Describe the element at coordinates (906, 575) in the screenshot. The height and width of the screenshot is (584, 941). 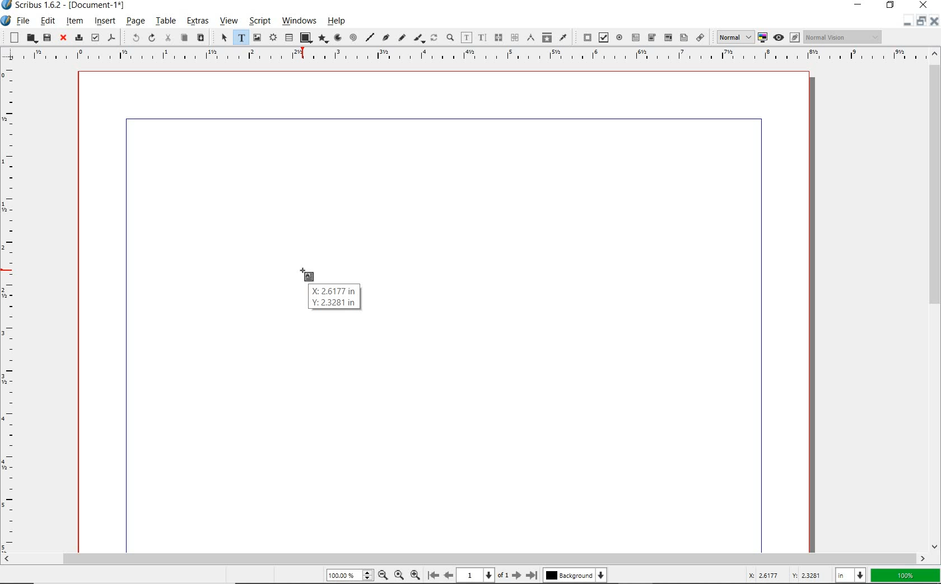
I see `zoom factor` at that location.